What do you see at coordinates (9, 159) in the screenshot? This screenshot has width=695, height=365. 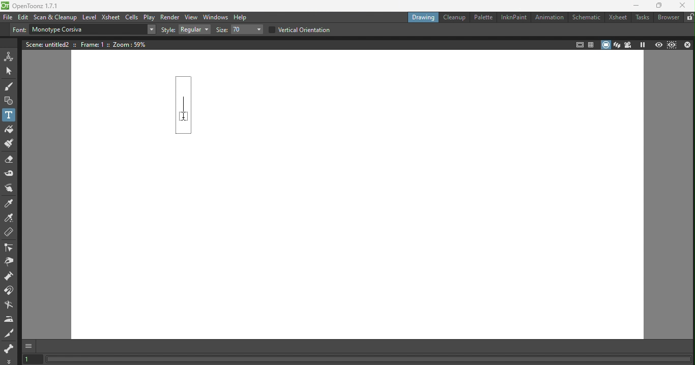 I see `Eraser tool` at bounding box center [9, 159].